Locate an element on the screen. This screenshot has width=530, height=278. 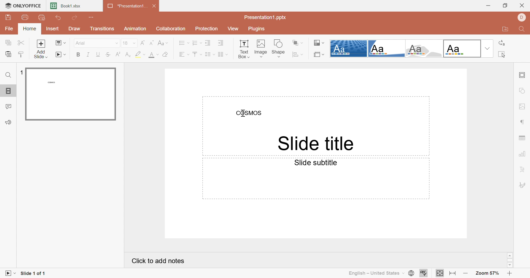
Zoom 57% is located at coordinates (489, 273).